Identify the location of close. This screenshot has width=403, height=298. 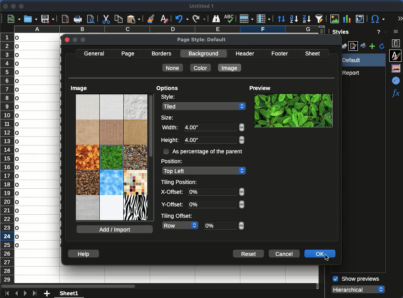
(386, 32).